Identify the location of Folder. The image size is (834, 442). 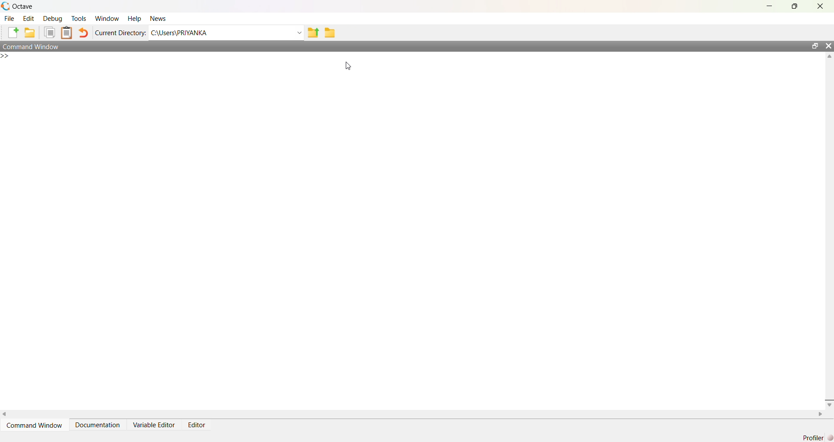
(329, 33).